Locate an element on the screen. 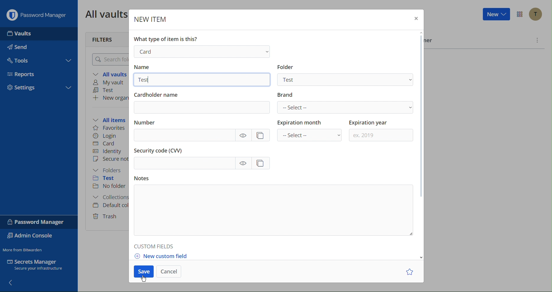  Owner is located at coordinates (428, 40).